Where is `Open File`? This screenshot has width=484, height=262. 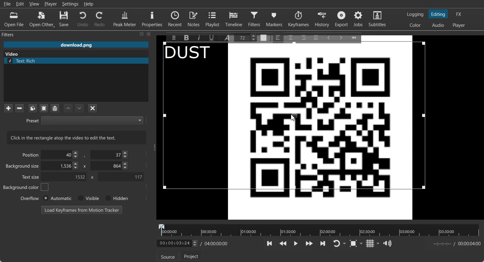
Open File is located at coordinates (14, 19).